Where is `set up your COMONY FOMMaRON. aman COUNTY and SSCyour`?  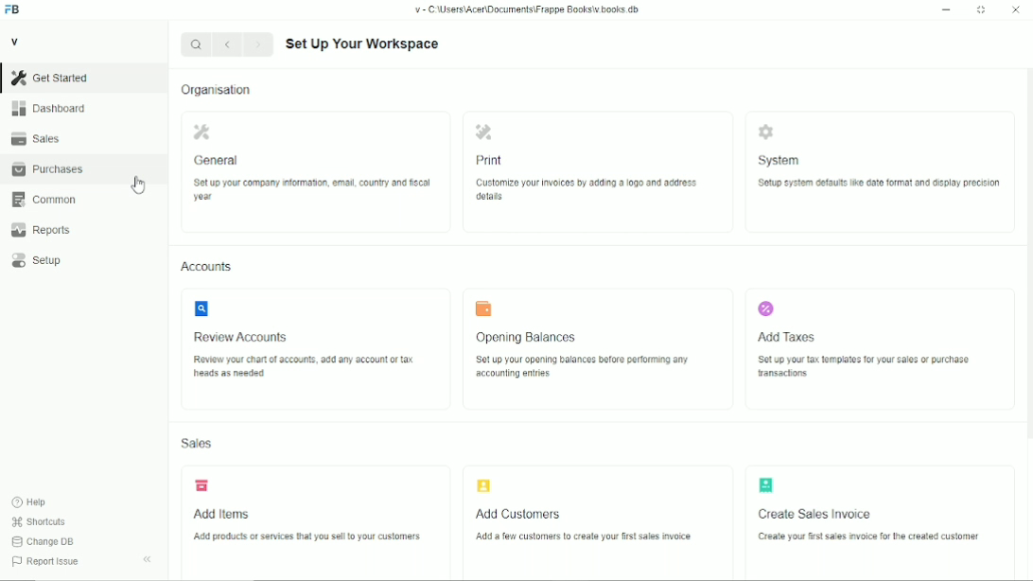
set up your COMONY FOMMaRON. aman COUNTY and SSCyour is located at coordinates (308, 189).